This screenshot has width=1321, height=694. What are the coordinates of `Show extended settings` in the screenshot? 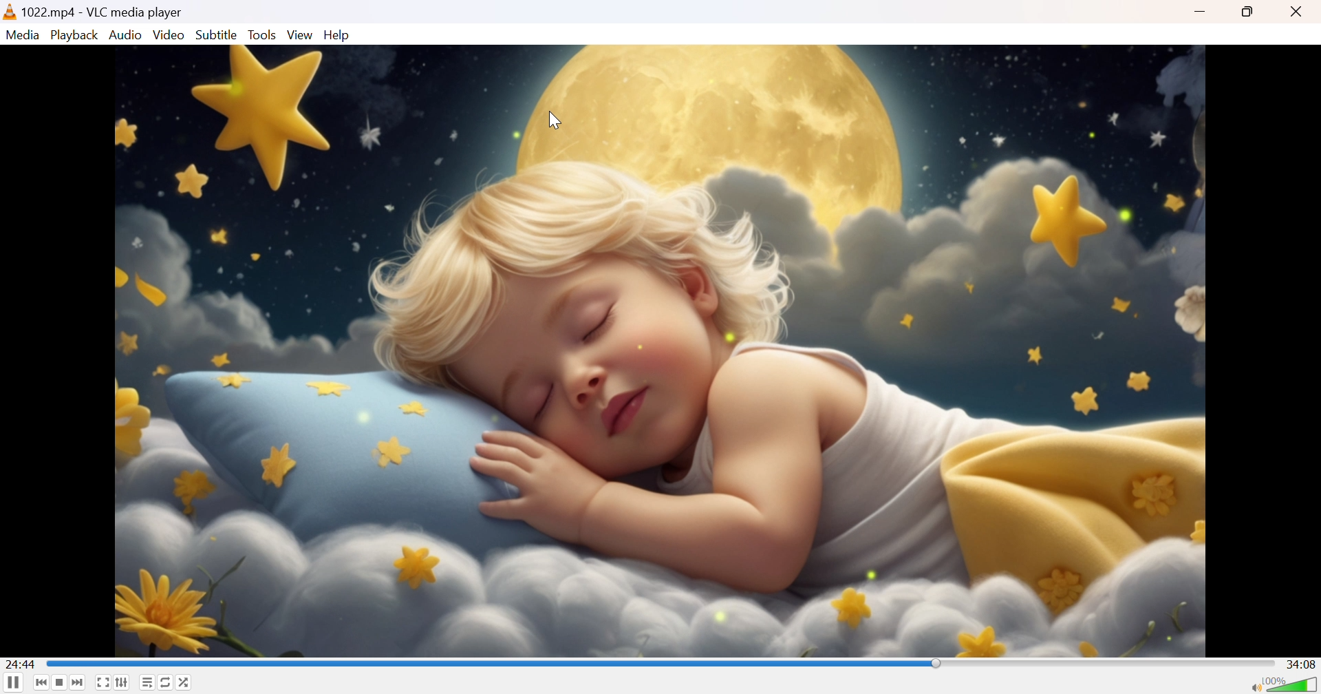 It's located at (122, 682).